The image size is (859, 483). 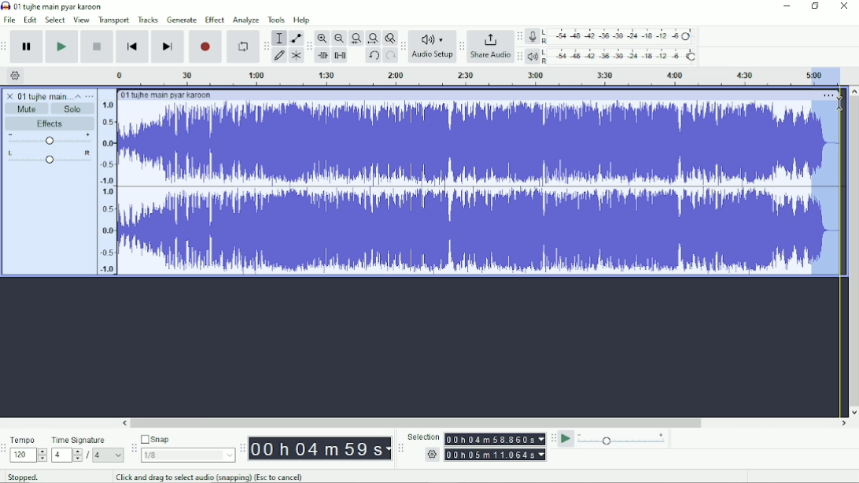 What do you see at coordinates (73, 109) in the screenshot?
I see `Solo` at bounding box center [73, 109].